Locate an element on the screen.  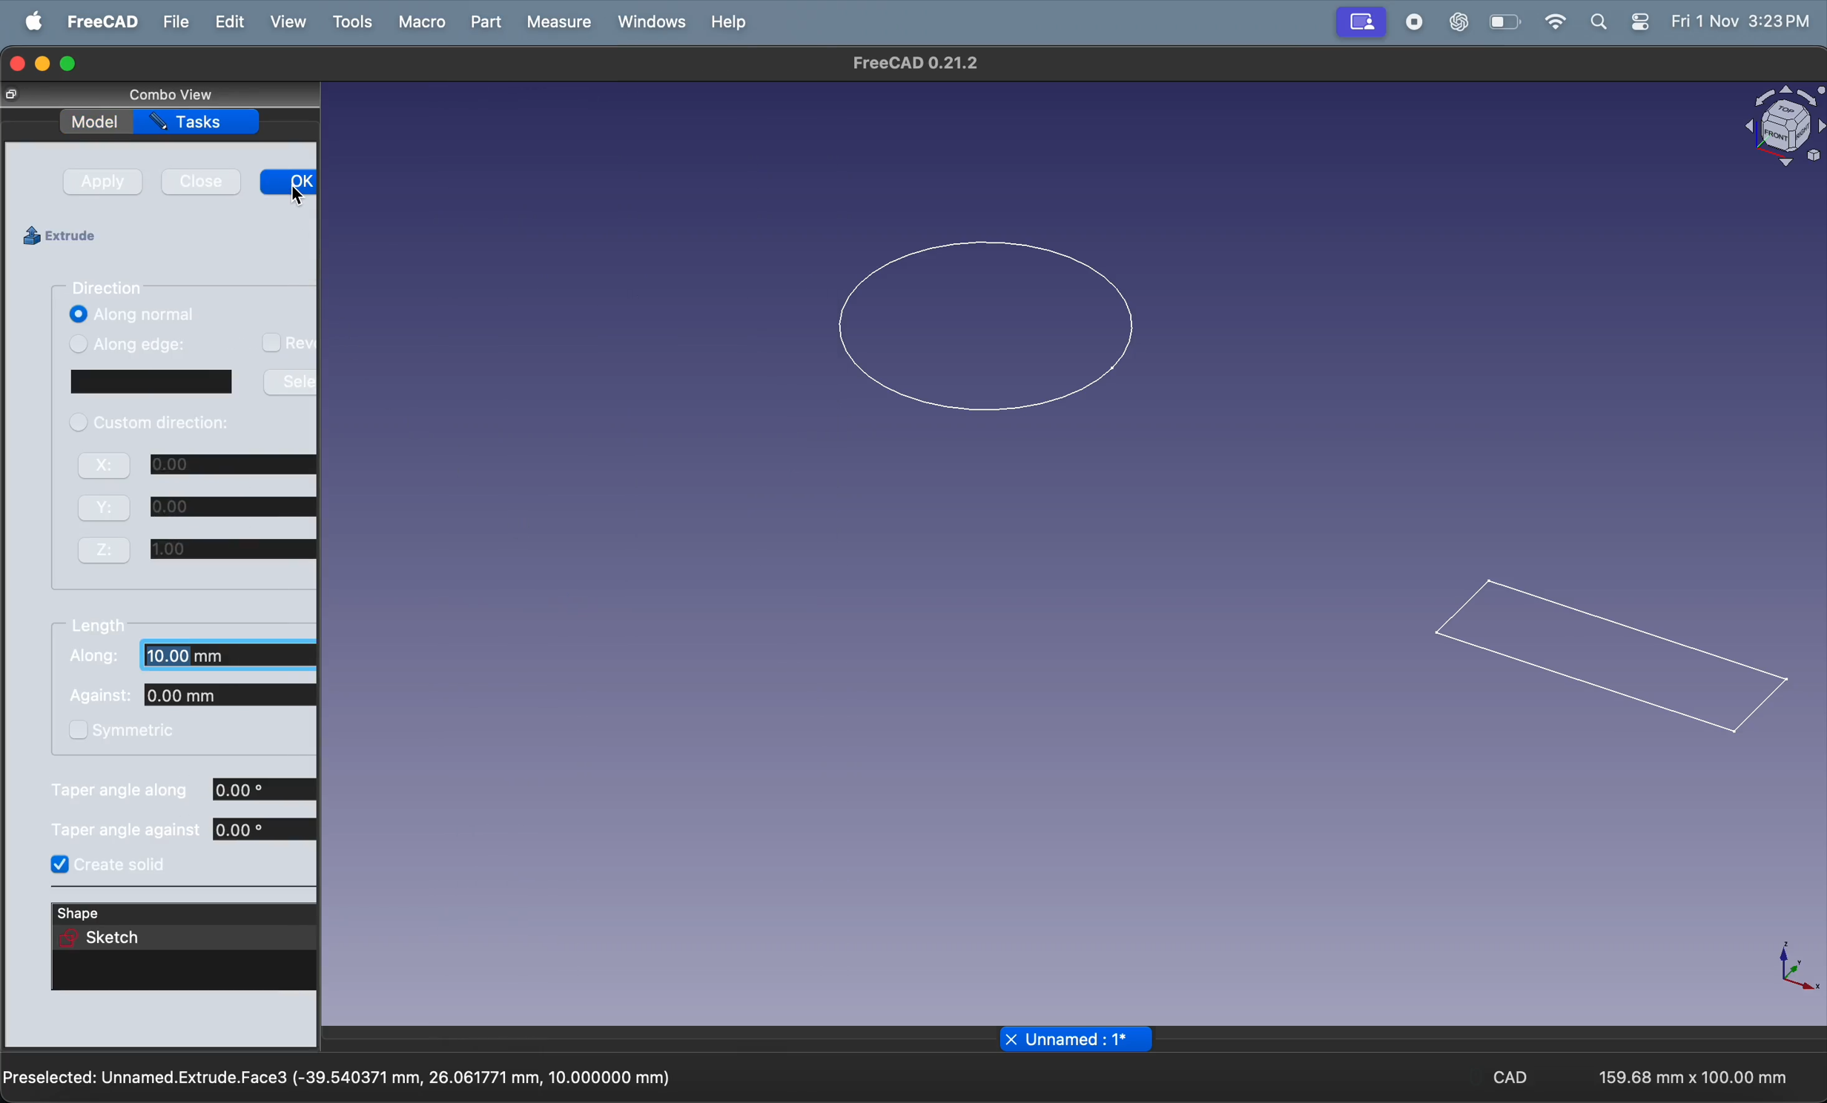
0.00 is located at coordinates (264, 789).